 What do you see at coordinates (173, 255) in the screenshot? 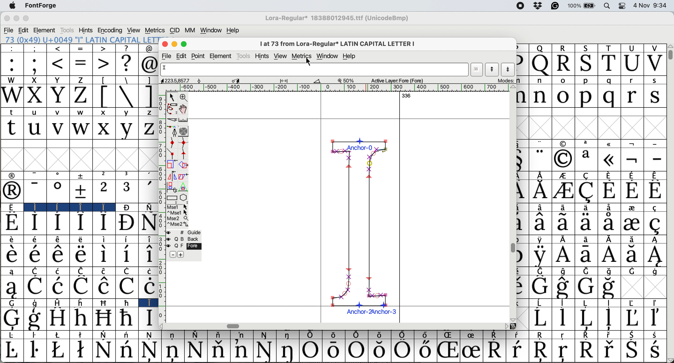
I see `remove` at bounding box center [173, 255].